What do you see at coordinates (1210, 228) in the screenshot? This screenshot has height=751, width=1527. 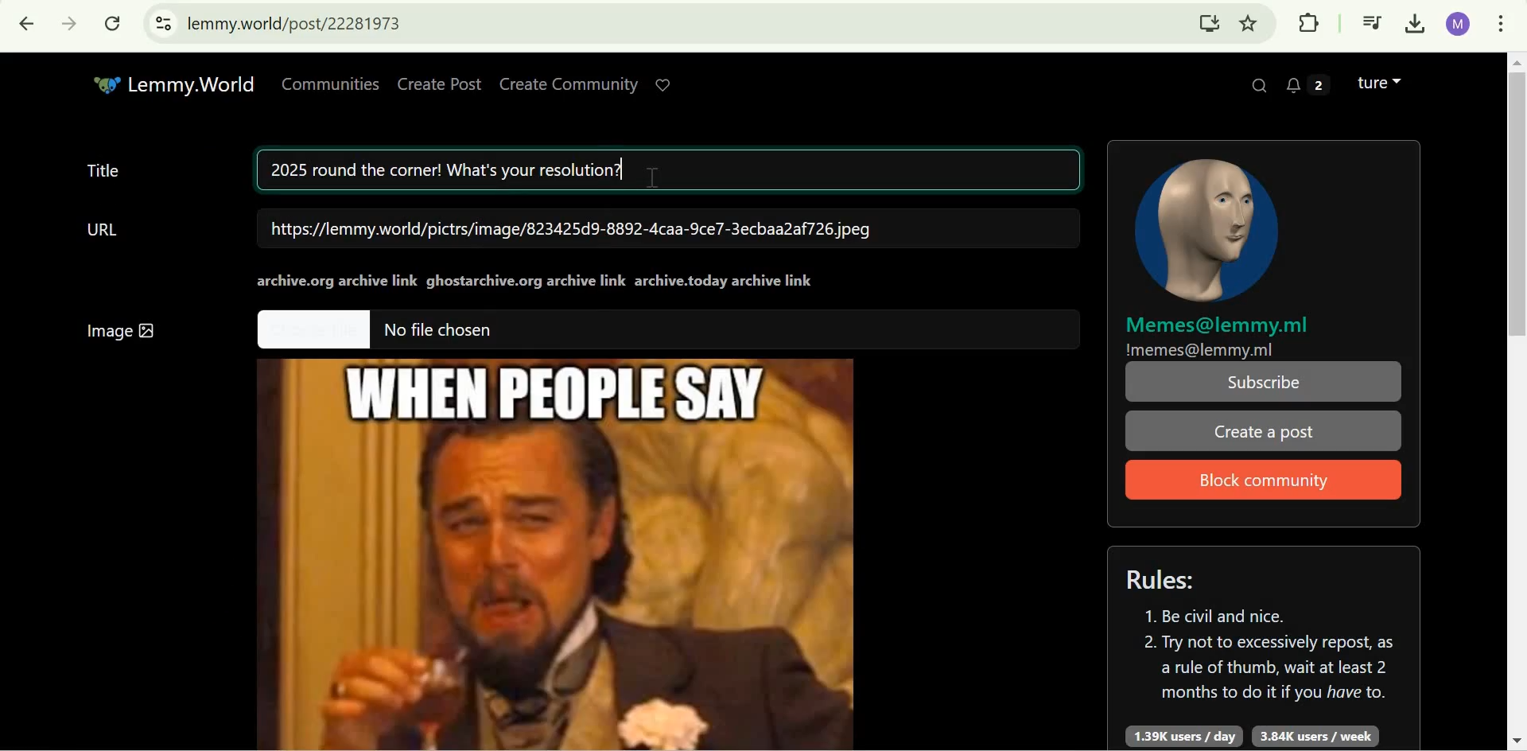 I see `community icon` at bounding box center [1210, 228].